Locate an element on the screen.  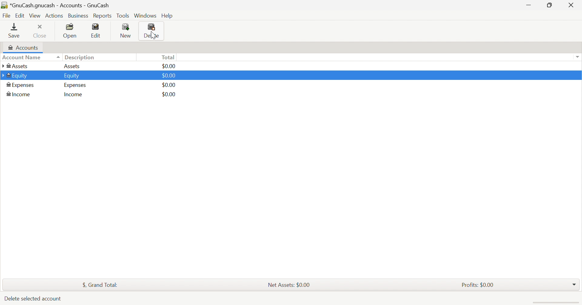
Equity is located at coordinates (15, 75).